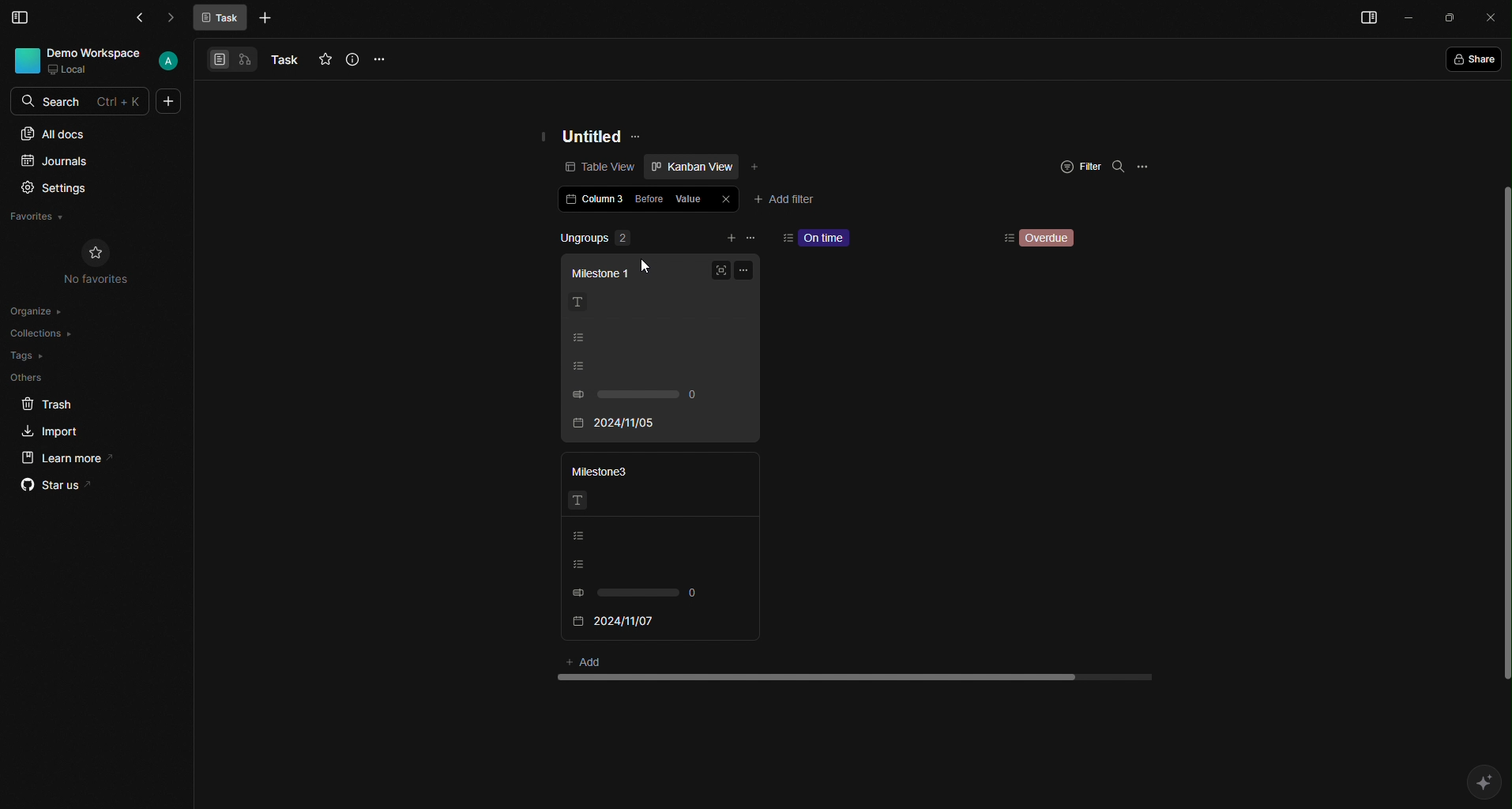 Image resolution: width=1512 pixels, height=809 pixels. I want to click on Cursor, so click(646, 268).